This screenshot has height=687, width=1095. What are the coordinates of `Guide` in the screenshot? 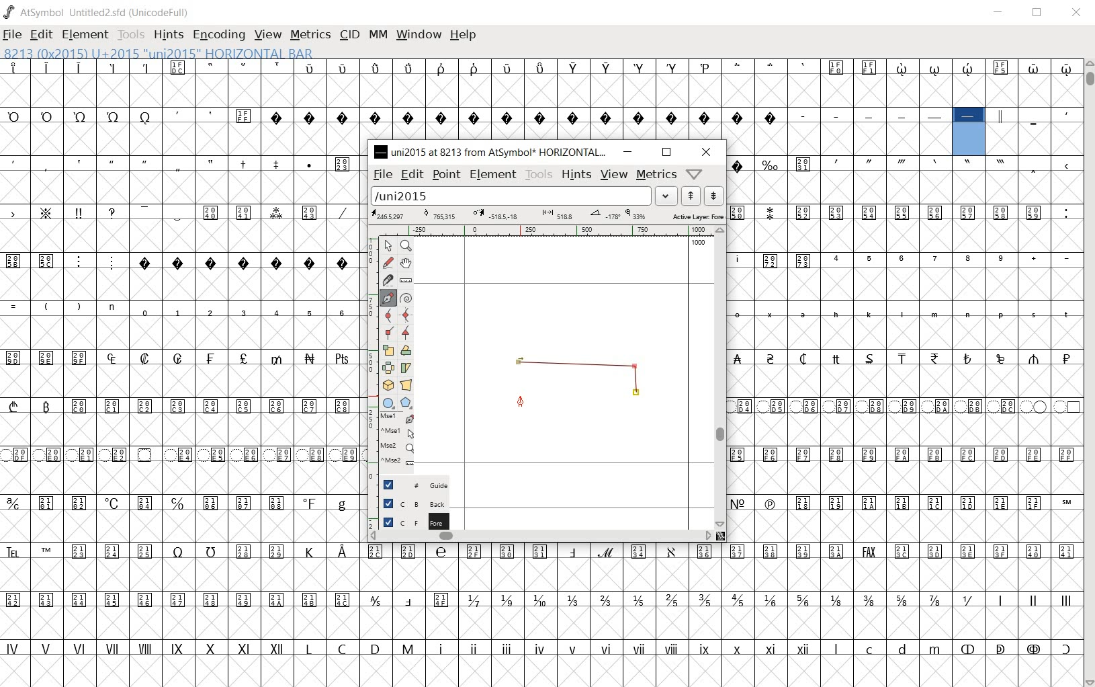 It's located at (407, 485).